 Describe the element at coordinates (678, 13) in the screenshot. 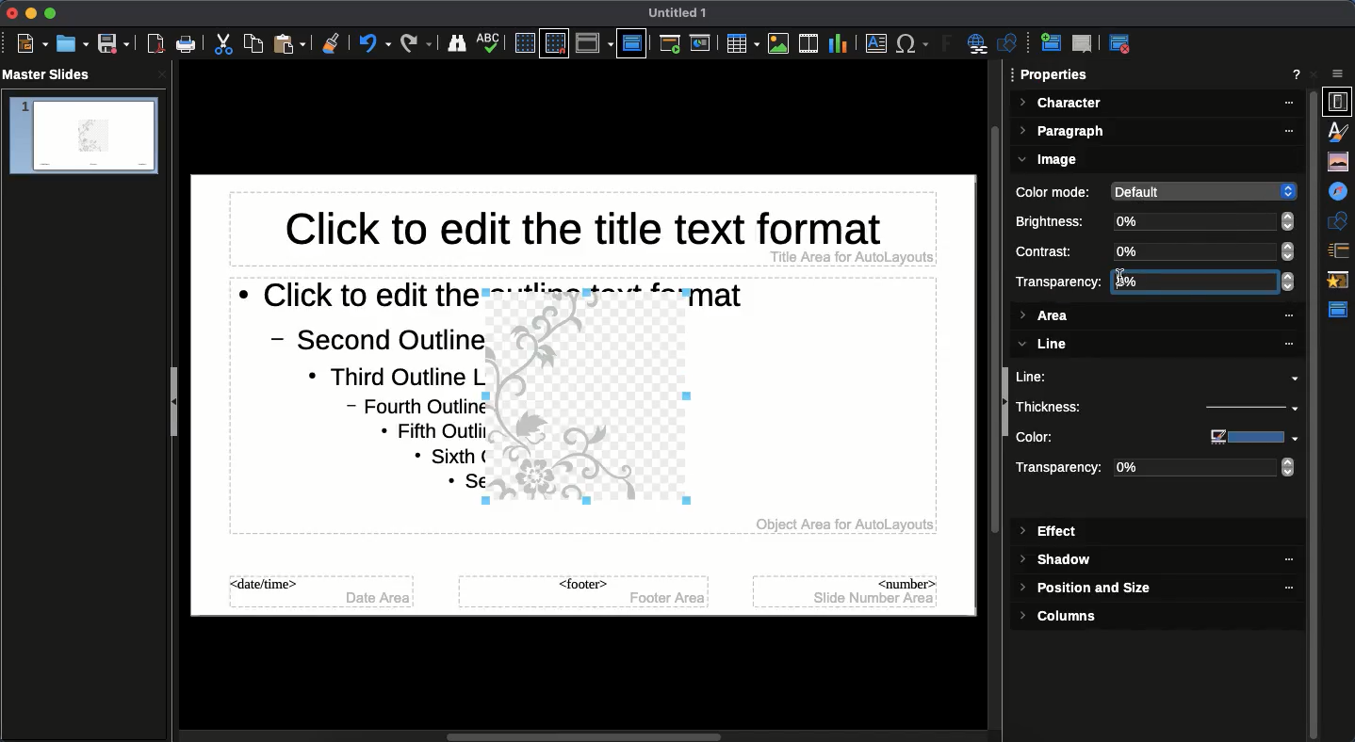

I see `Untitled` at that location.